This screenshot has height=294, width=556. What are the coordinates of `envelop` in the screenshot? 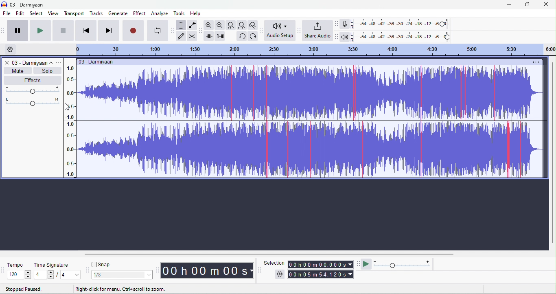 It's located at (192, 25).